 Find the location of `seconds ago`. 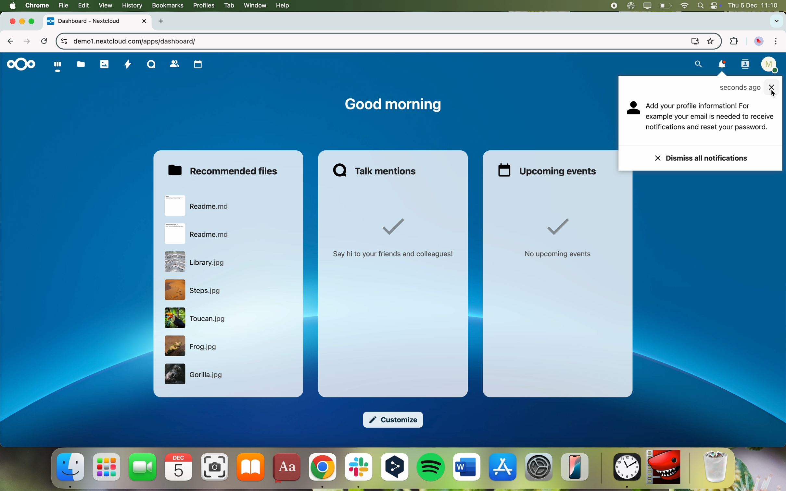

seconds ago is located at coordinates (740, 88).